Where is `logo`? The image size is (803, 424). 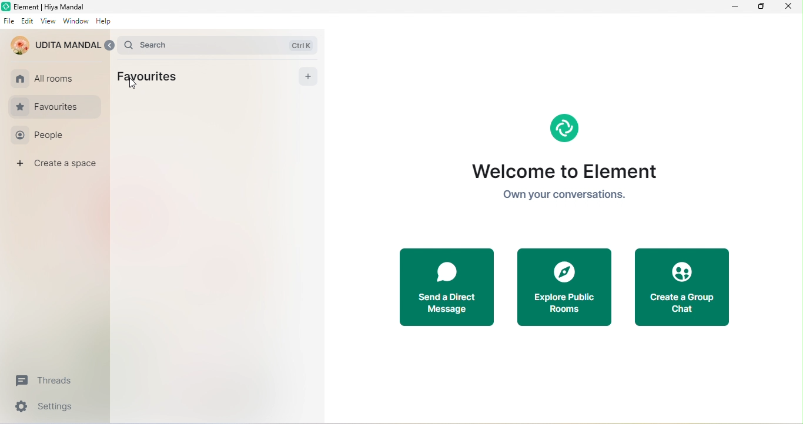 logo is located at coordinates (563, 126).